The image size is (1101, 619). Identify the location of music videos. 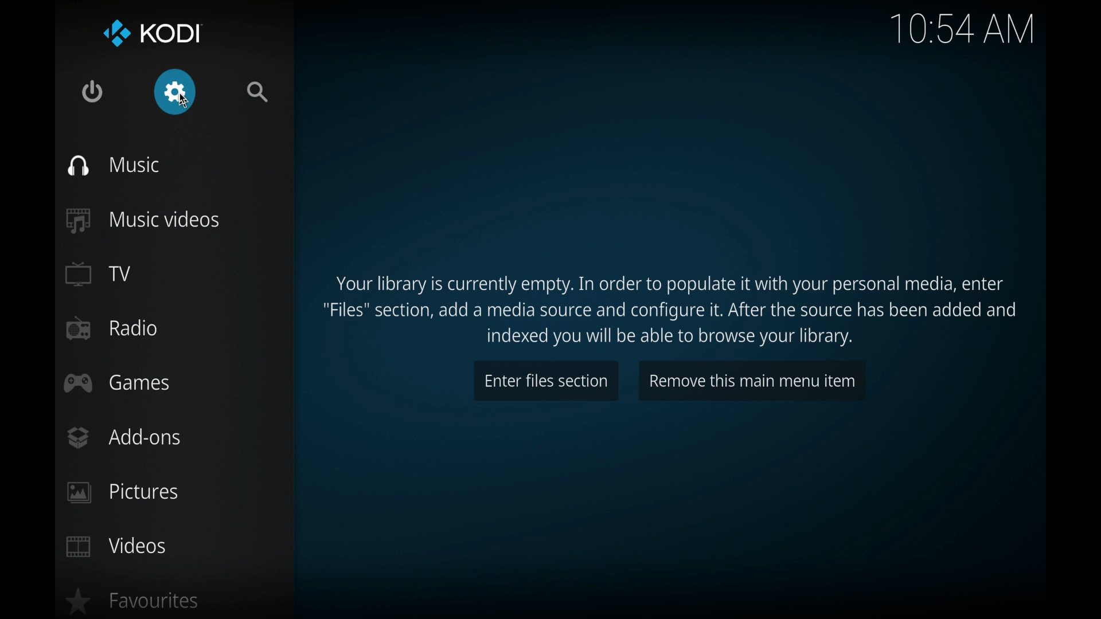
(143, 221).